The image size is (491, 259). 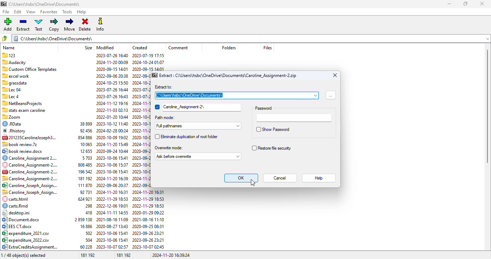 I want to click on info, so click(x=100, y=24).